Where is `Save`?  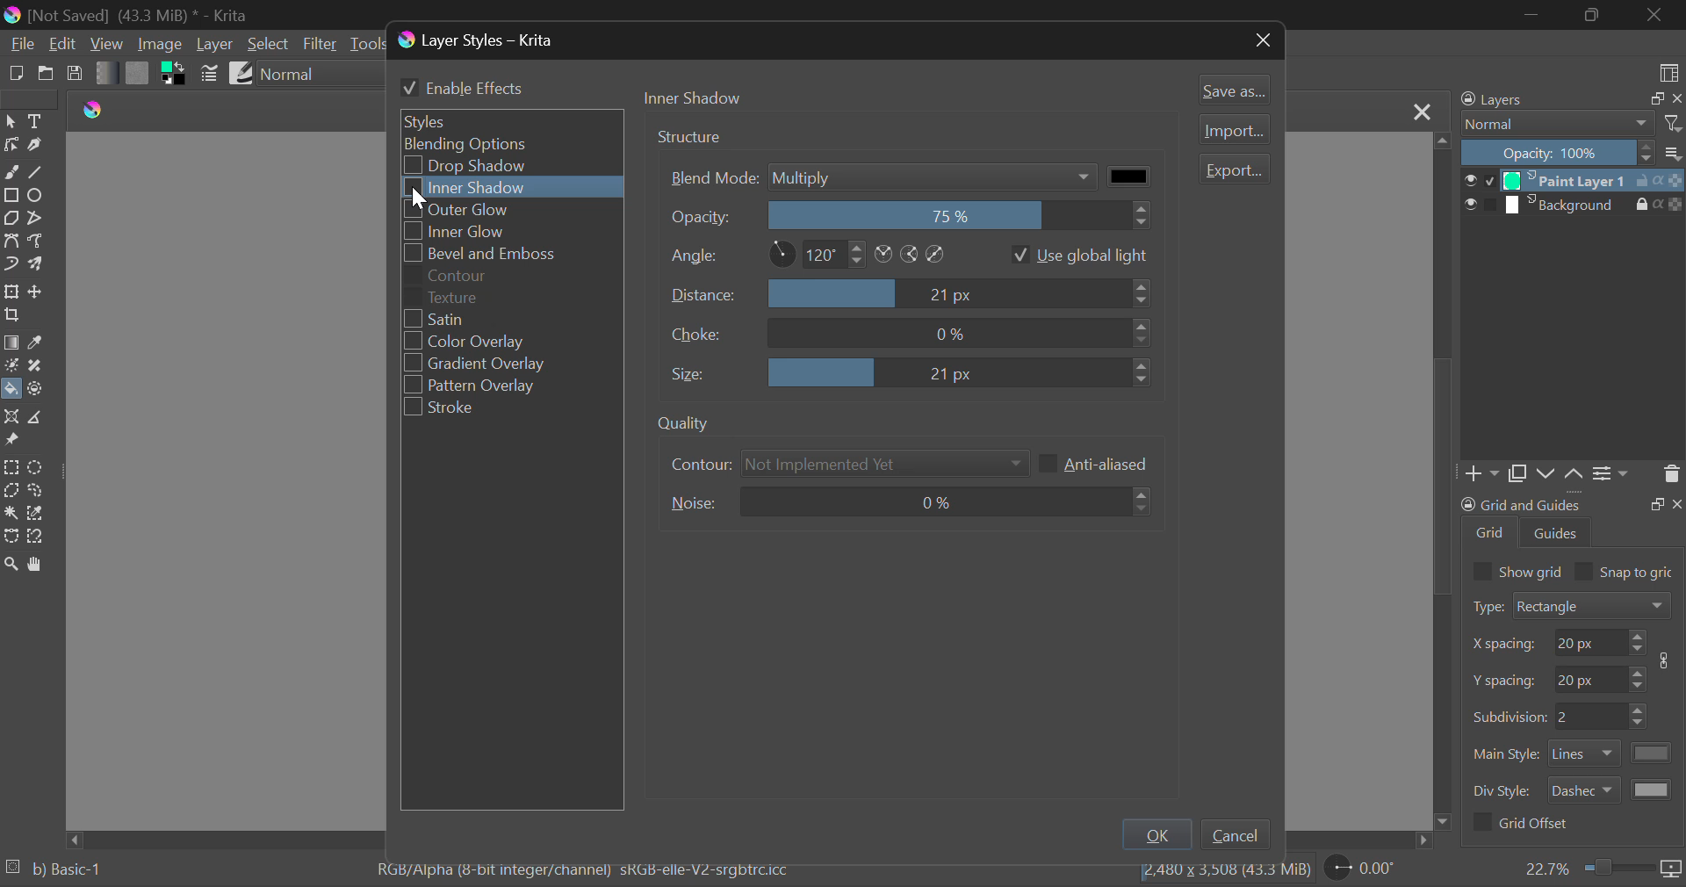
Save is located at coordinates (76, 76).